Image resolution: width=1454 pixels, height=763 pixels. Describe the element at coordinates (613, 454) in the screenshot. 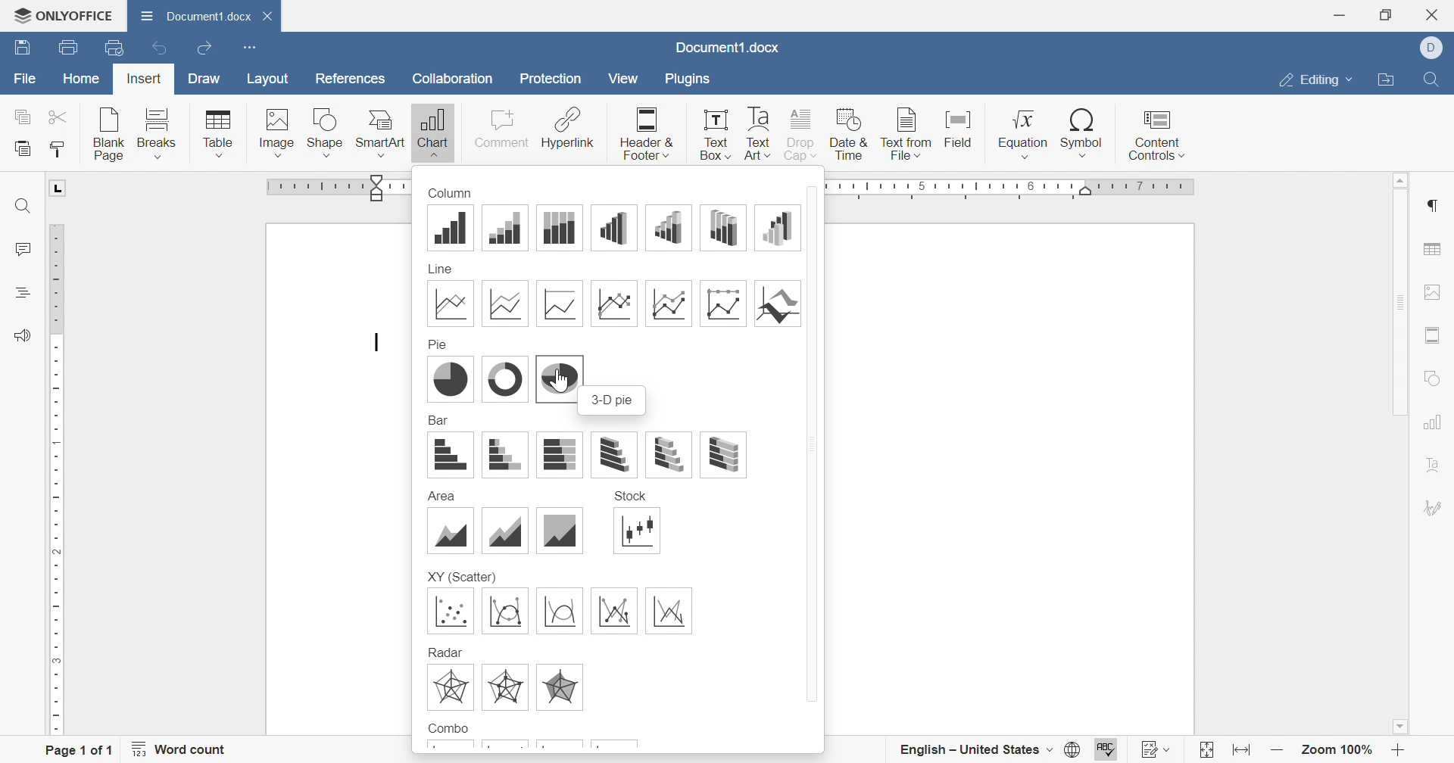

I see `3D Clustered bar` at that location.